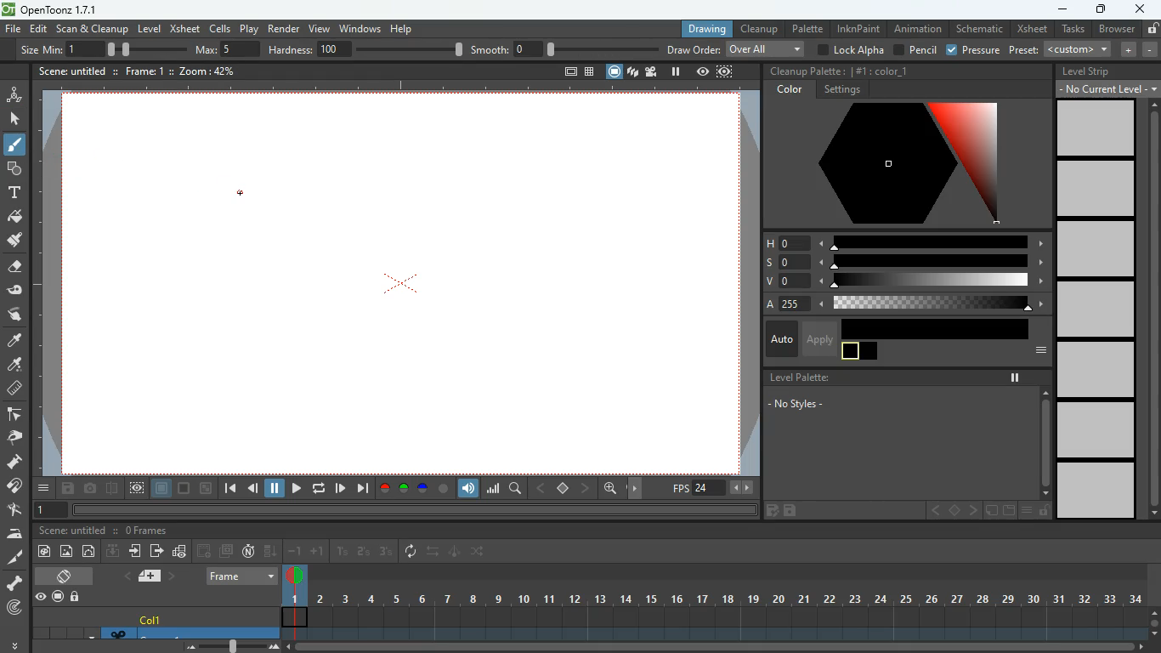 Image resolution: width=1161 pixels, height=653 pixels. What do you see at coordinates (15, 291) in the screenshot?
I see `glue` at bounding box center [15, 291].